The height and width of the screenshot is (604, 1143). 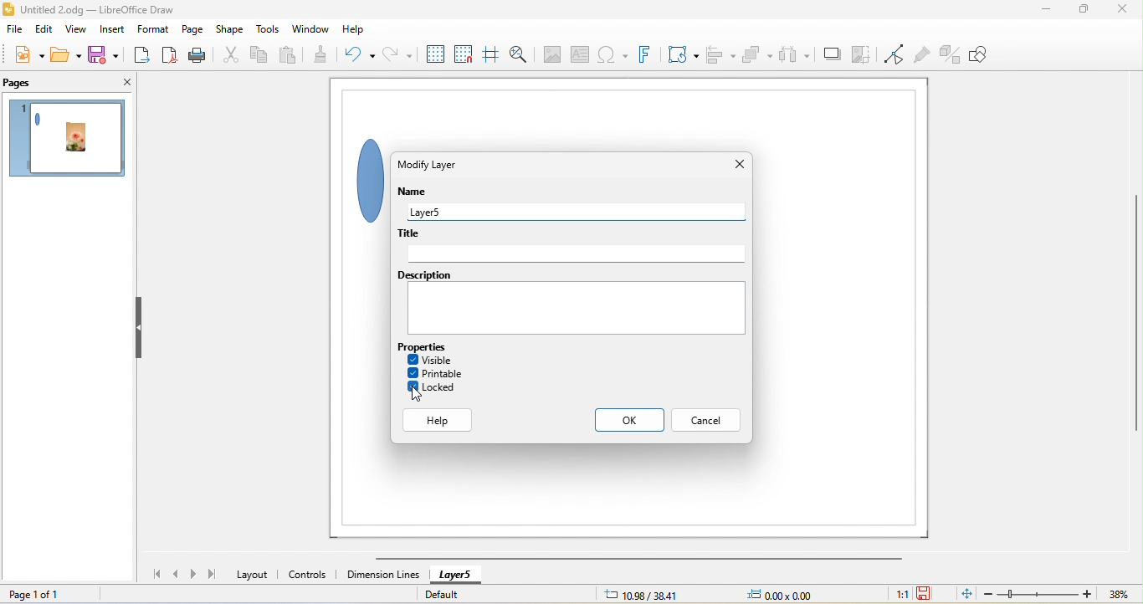 What do you see at coordinates (173, 56) in the screenshot?
I see `export direct as pdf` at bounding box center [173, 56].